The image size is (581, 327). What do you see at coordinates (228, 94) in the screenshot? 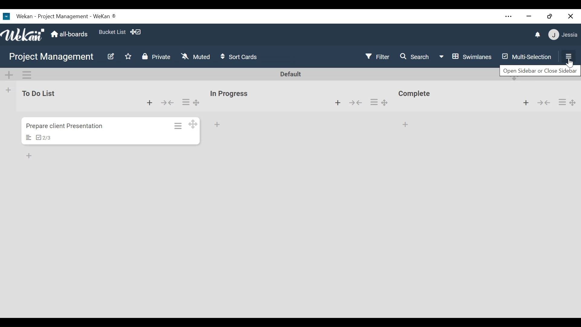
I see `List Title` at bounding box center [228, 94].